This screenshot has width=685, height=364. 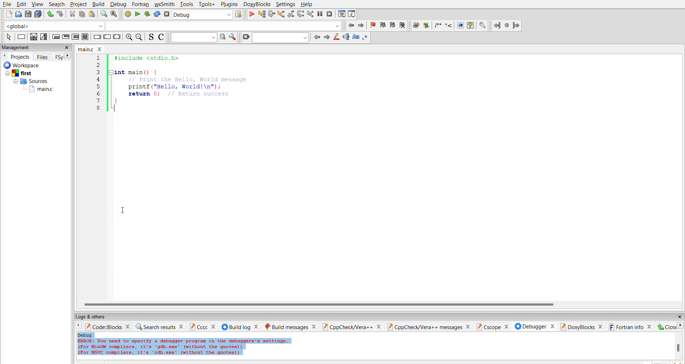 What do you see at coordinates (301, 14) in the screenshot?
I see `next instruction` at bounding box center [301, 14].